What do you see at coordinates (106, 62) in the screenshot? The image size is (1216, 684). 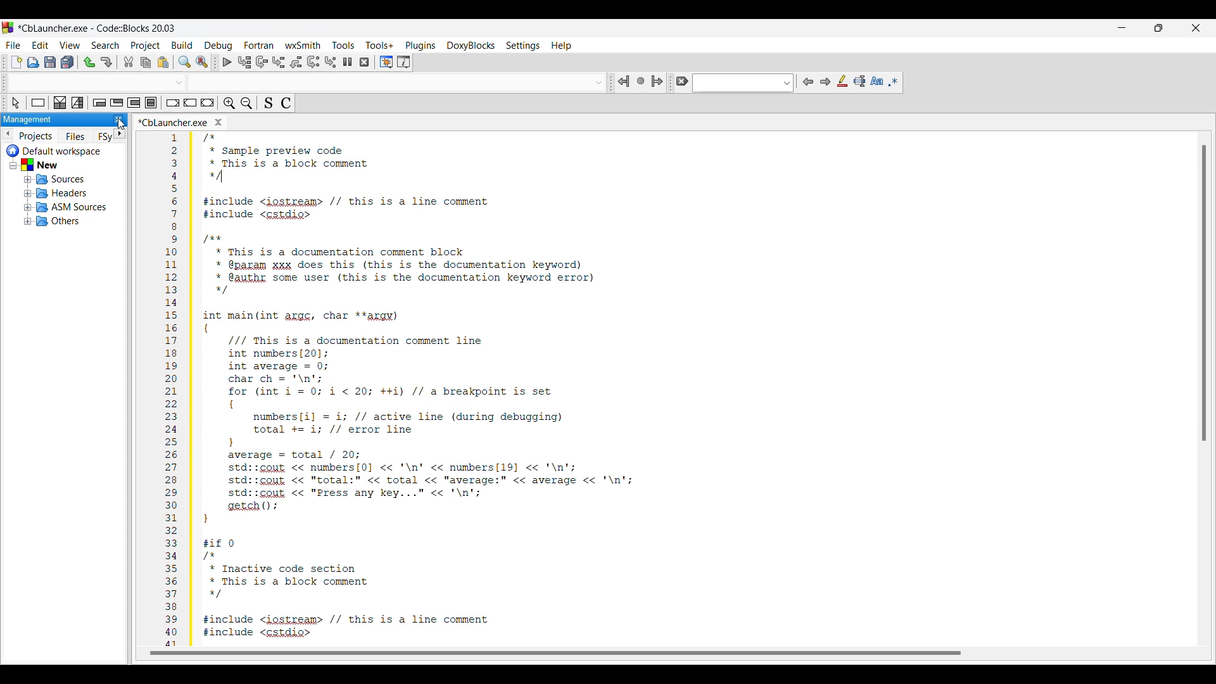 I see `Redo` at bounding box center [106, 62].